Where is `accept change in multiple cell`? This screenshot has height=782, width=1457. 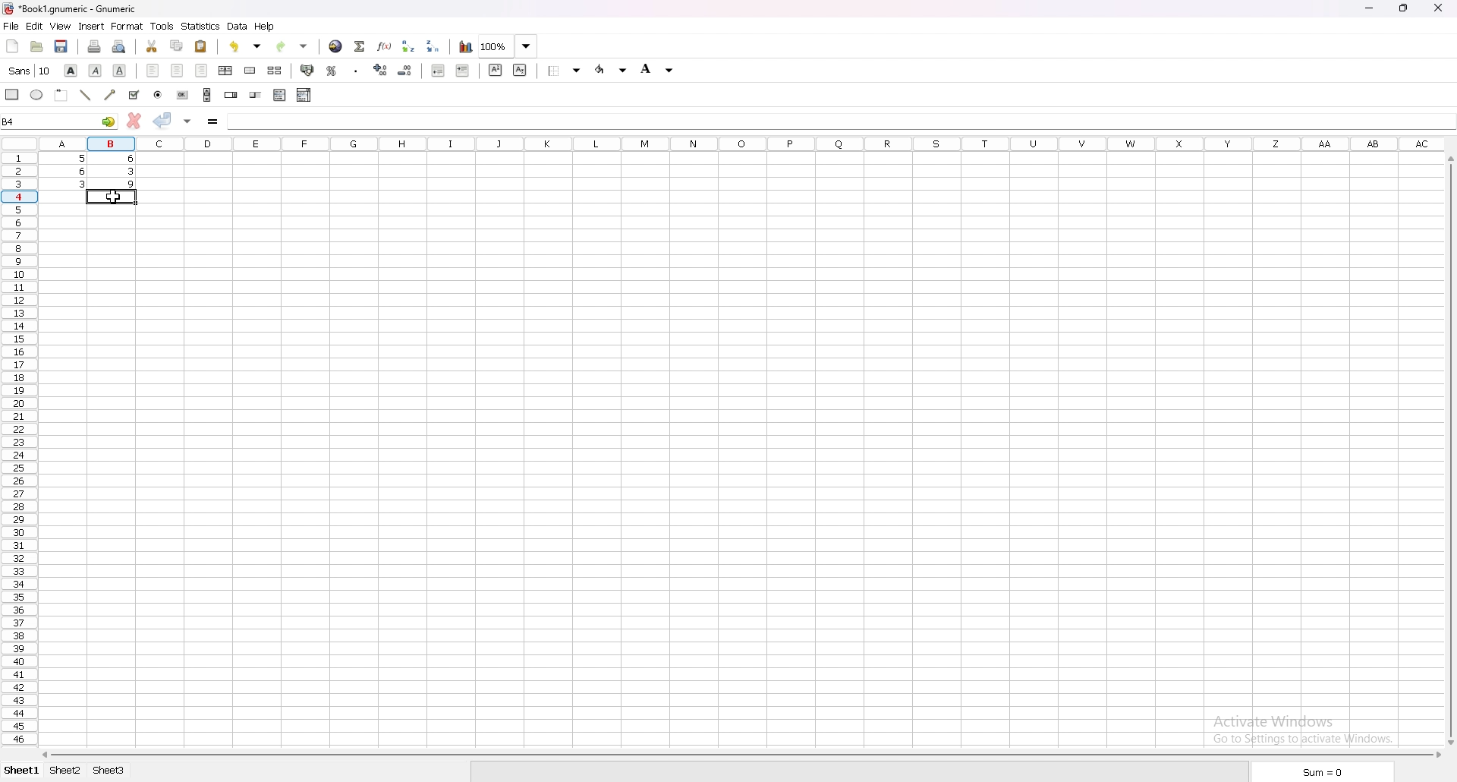
accept change in multiple cell is located at coordinates (187, 122).